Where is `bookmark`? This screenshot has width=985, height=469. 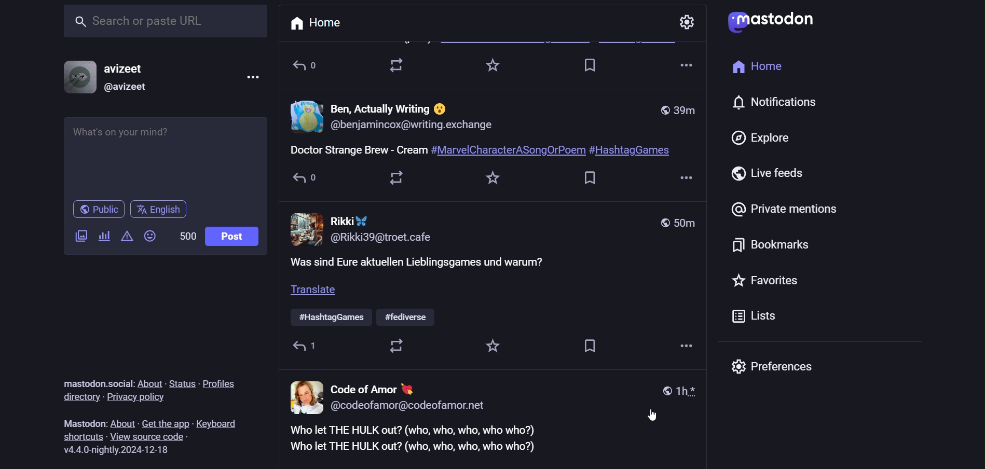 bookmark is located at coordinates (590, 346).